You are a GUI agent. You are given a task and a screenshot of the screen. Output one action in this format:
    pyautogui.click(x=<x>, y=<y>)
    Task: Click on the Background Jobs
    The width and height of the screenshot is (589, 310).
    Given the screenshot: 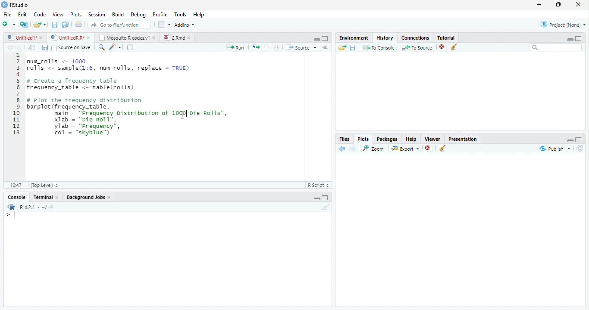 What is the action you would take?
    pyautogui.click(x=89, y=196)
    